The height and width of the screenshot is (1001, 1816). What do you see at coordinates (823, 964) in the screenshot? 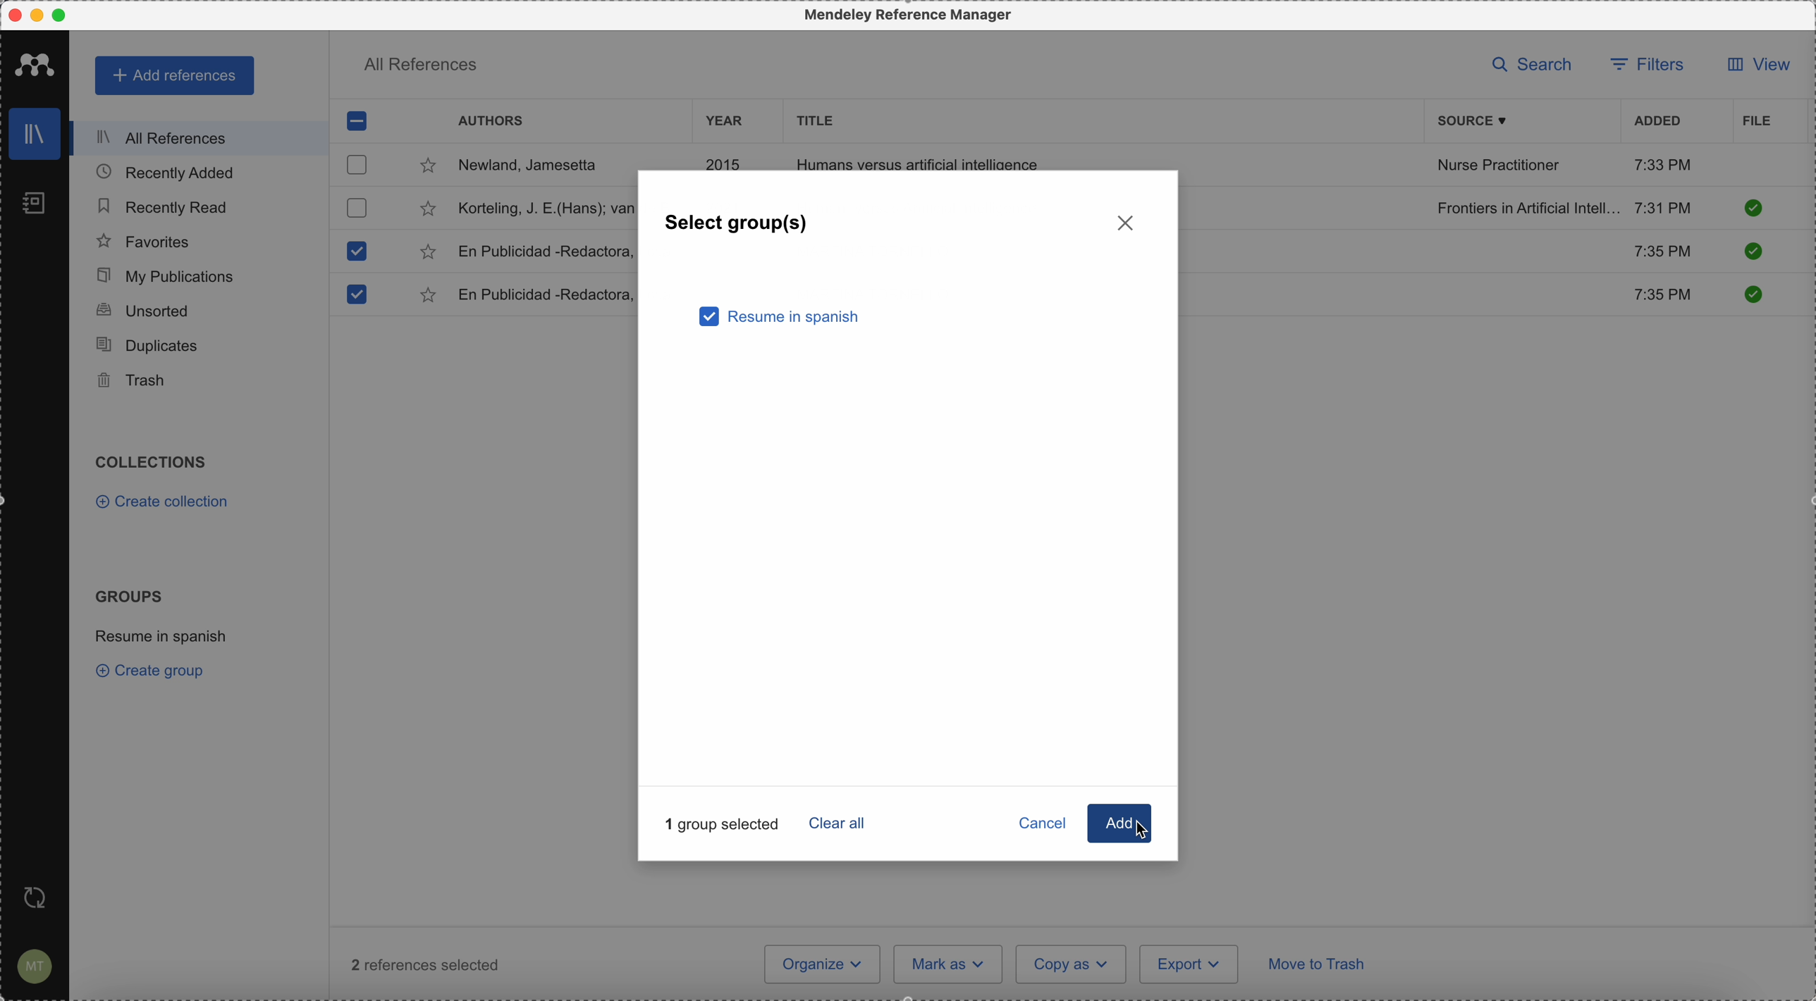
I see `organize` at bounding box center [823, 964].